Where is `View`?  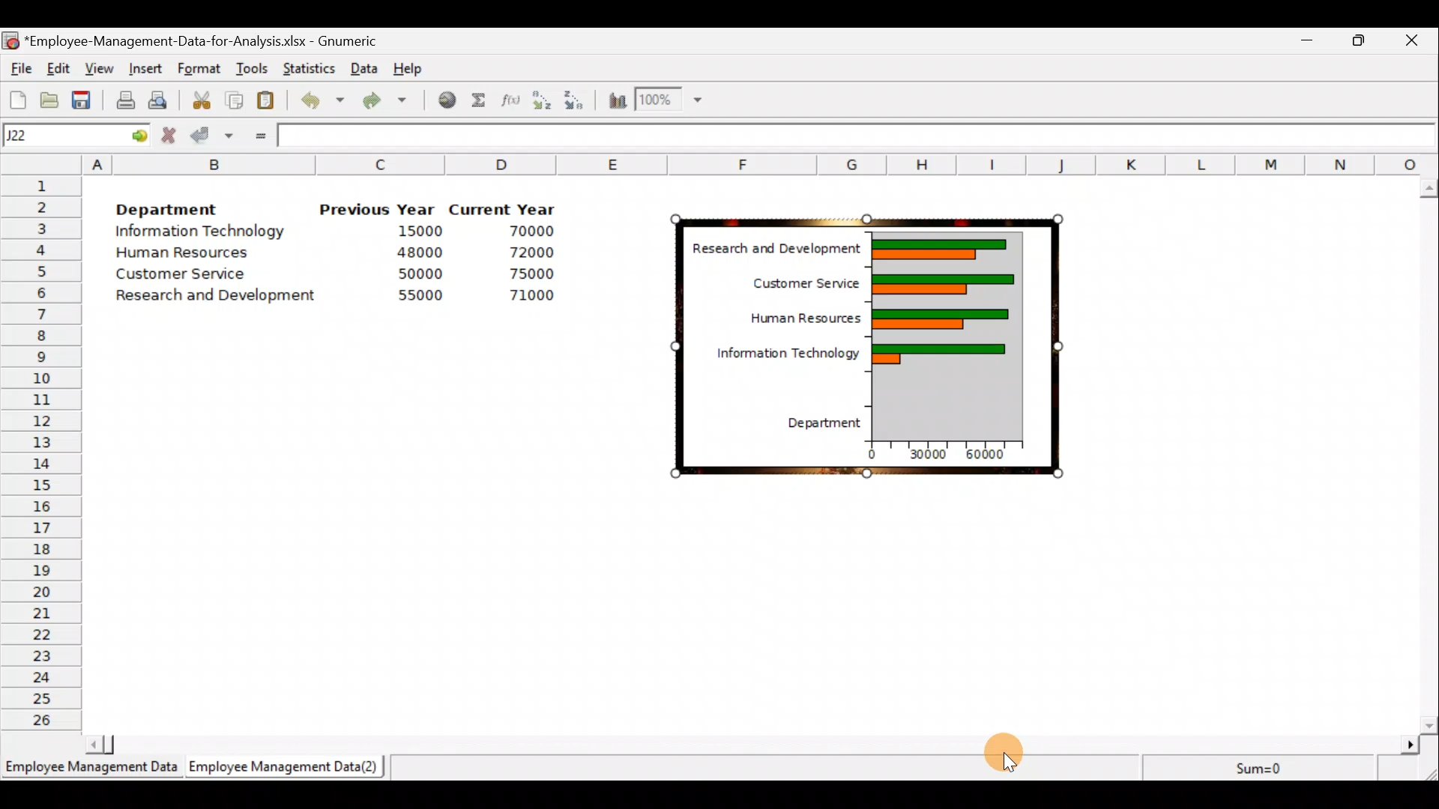
View is located at coordinates (100, 67).